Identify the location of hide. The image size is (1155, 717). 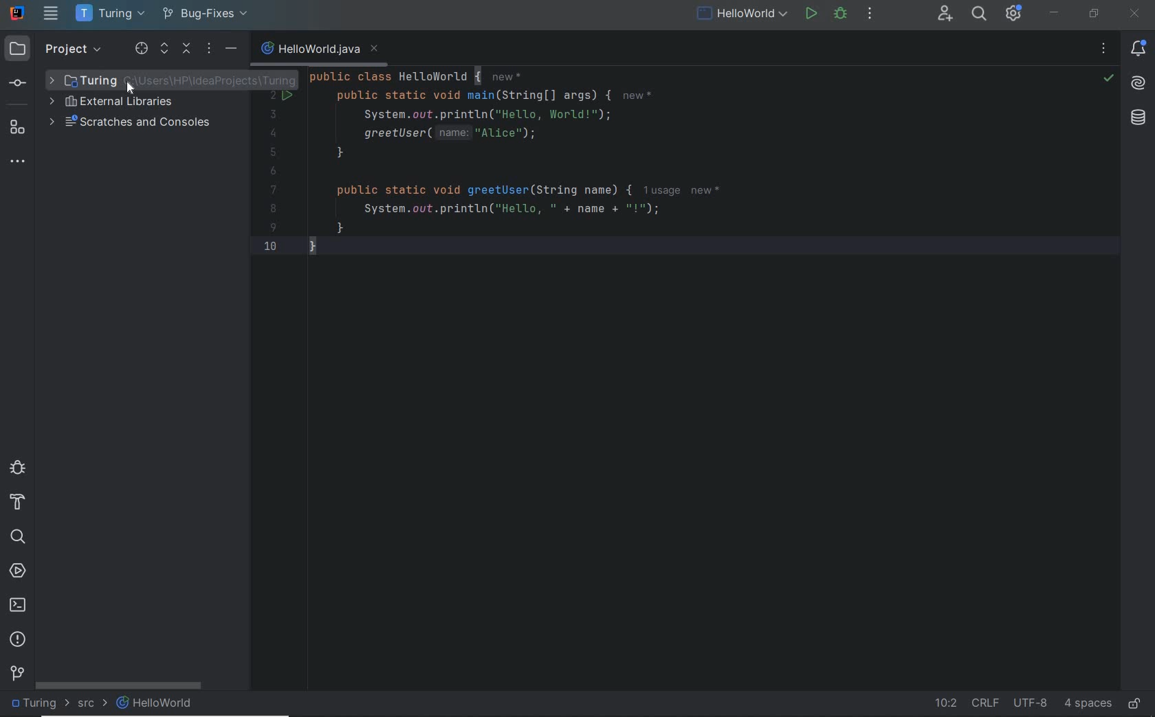
(230, 49).